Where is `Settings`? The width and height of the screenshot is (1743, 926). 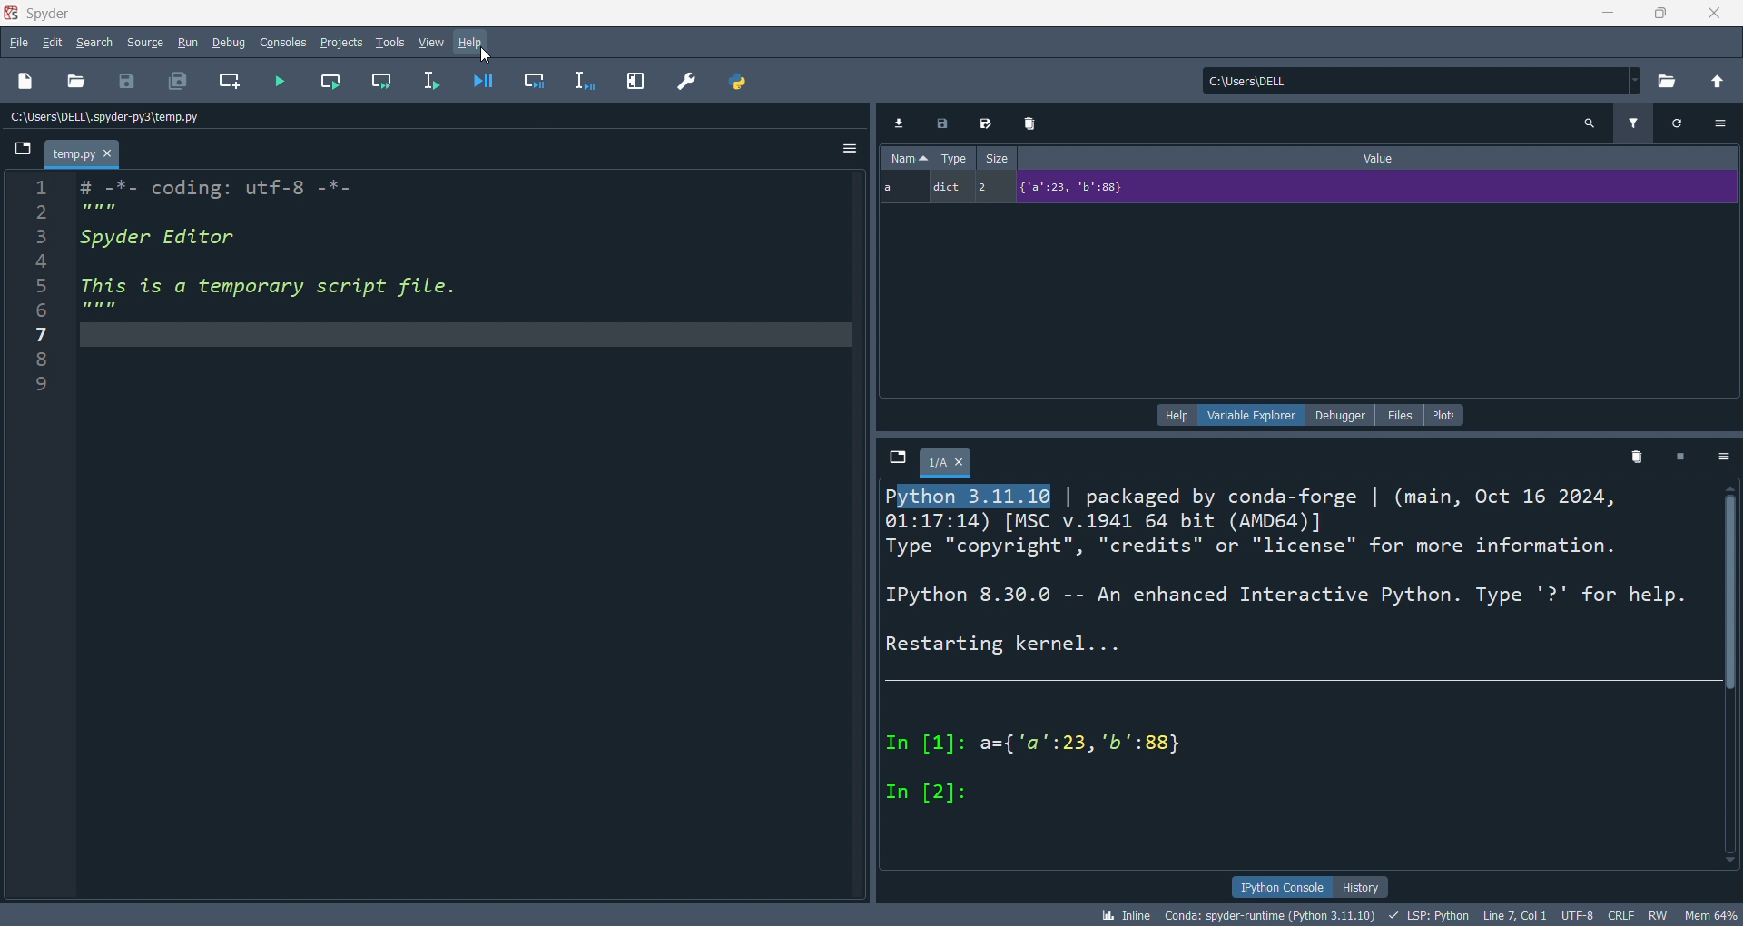
Settings is located at coordinates (1723, 456).